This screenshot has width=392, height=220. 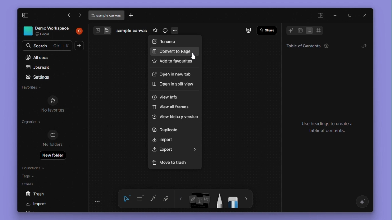 What do you see at coordinates (172, 41) in the screenshot?
I see `Rename` at bounding box center [172, 41].